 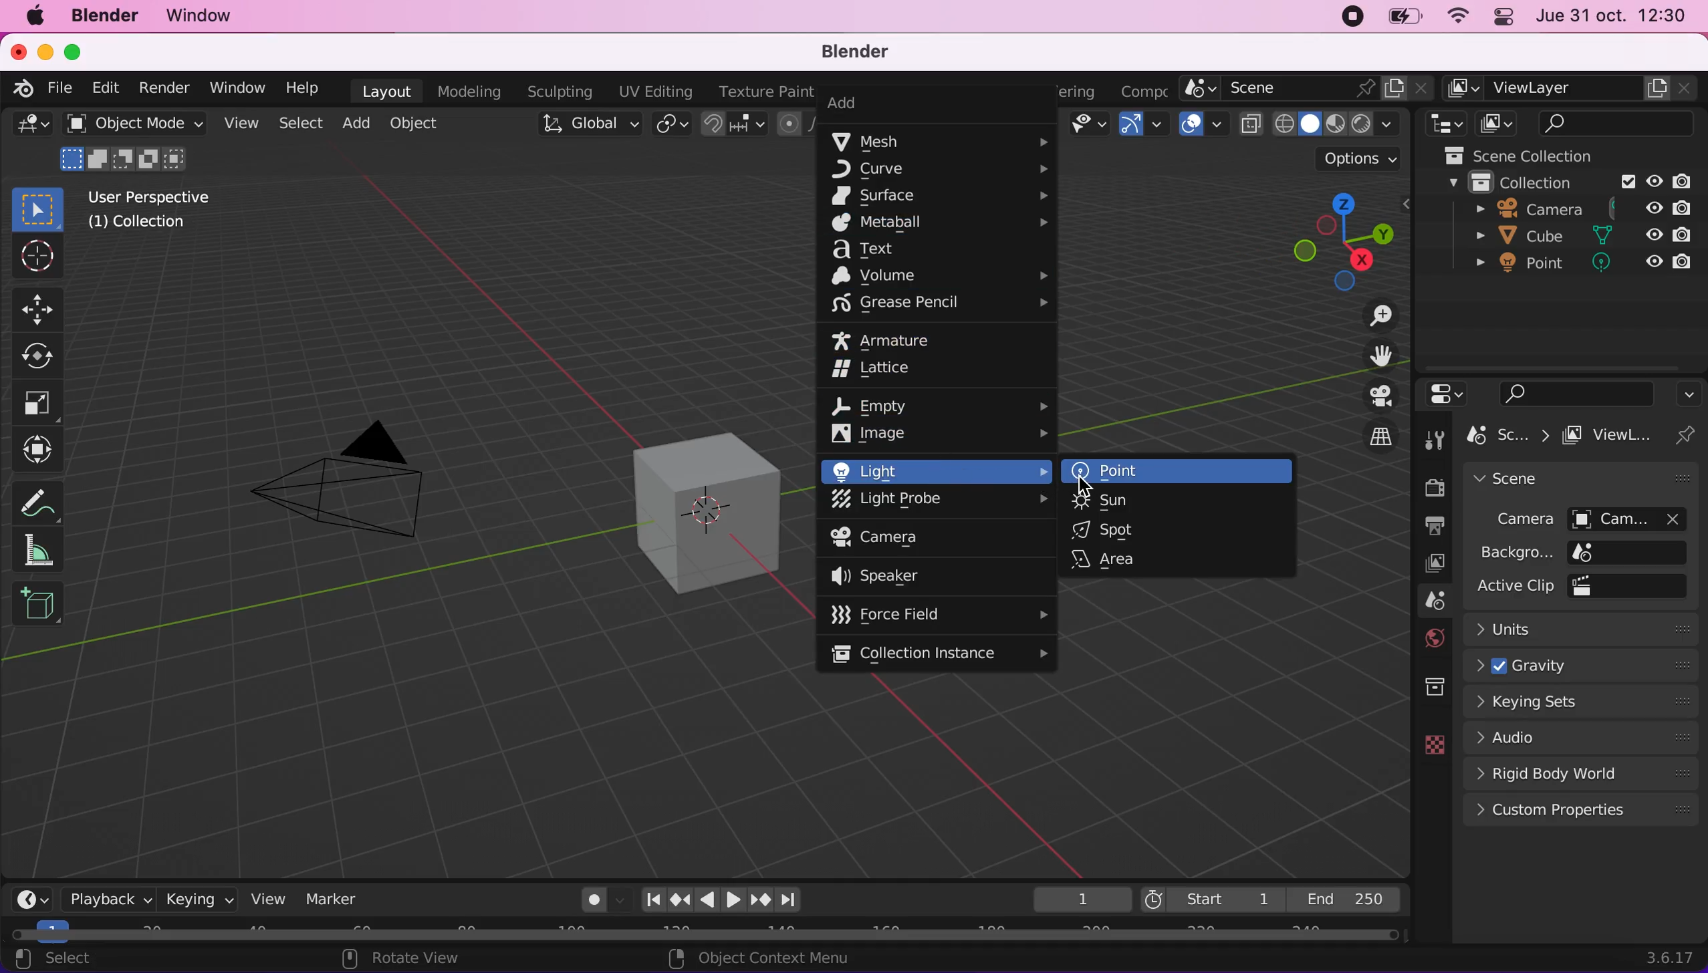 I want to click on rendering, so click(x=1084, y=91).